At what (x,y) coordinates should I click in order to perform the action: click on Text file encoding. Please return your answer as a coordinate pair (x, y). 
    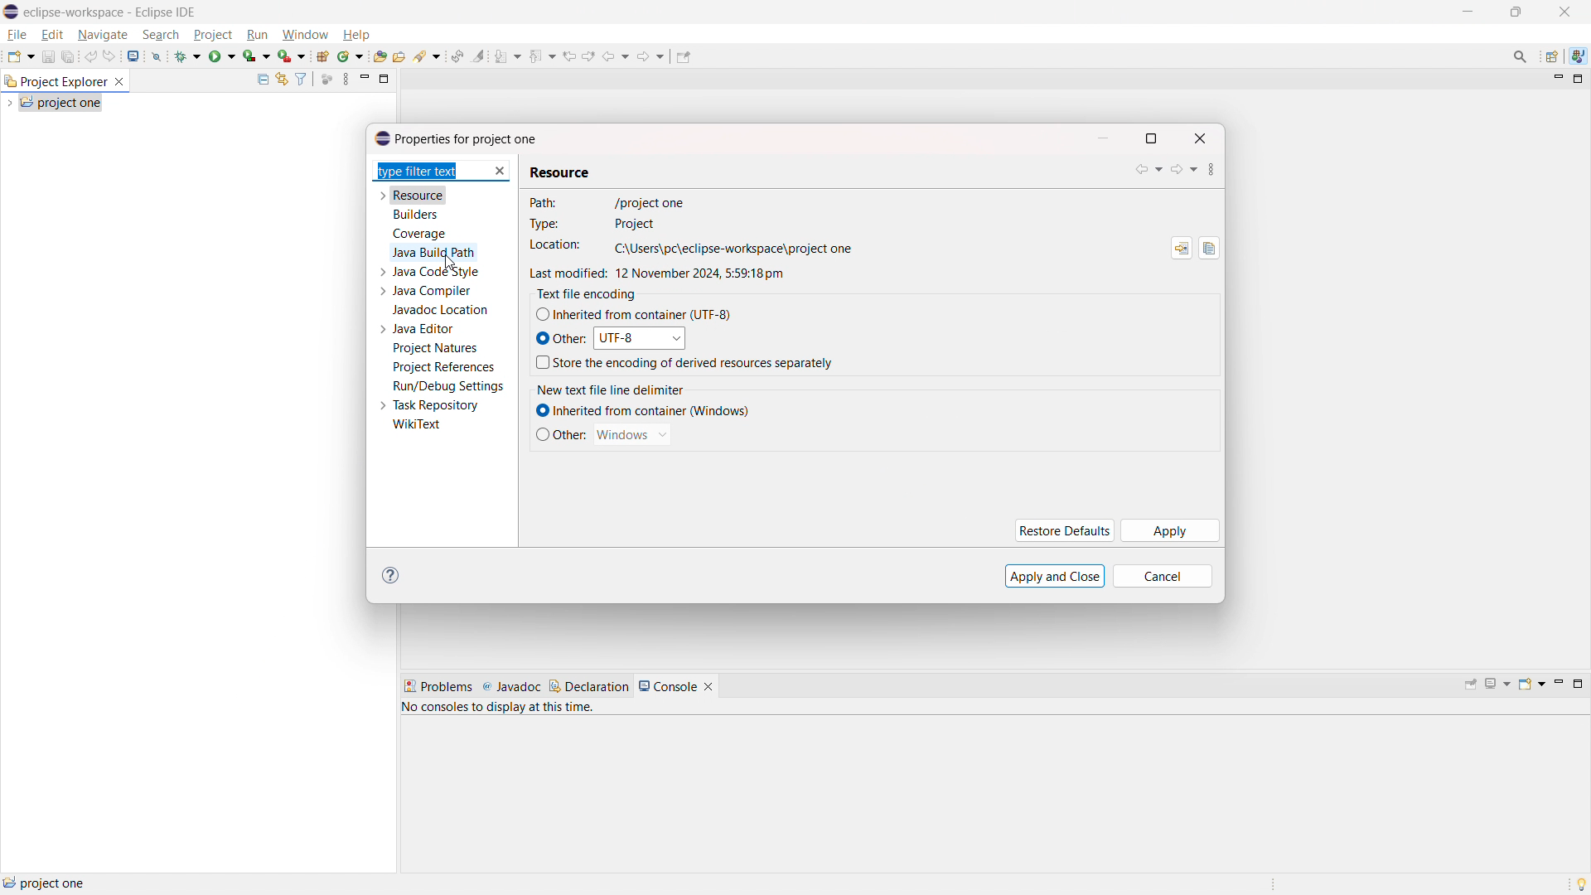
    Looking at the image, I should click on (583, 295).